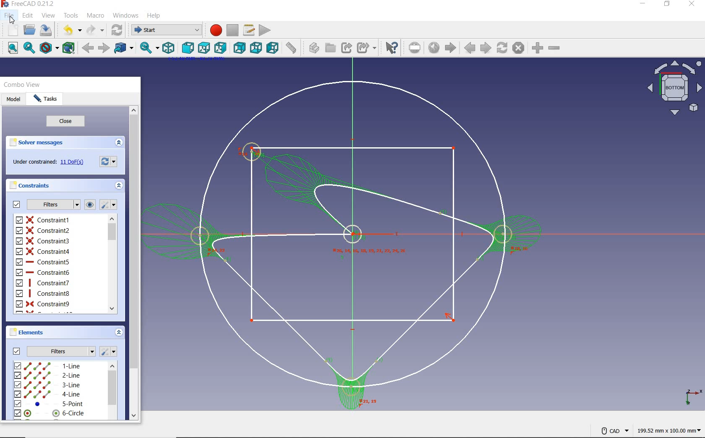 The image size is (705, 438). I want to click on expand, so click(118, 185).